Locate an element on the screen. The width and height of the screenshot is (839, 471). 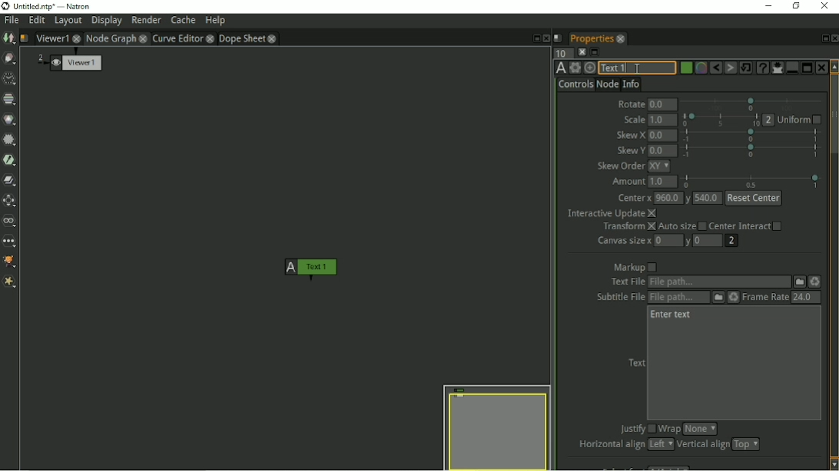
Script name is located at coordinates (558, 38).